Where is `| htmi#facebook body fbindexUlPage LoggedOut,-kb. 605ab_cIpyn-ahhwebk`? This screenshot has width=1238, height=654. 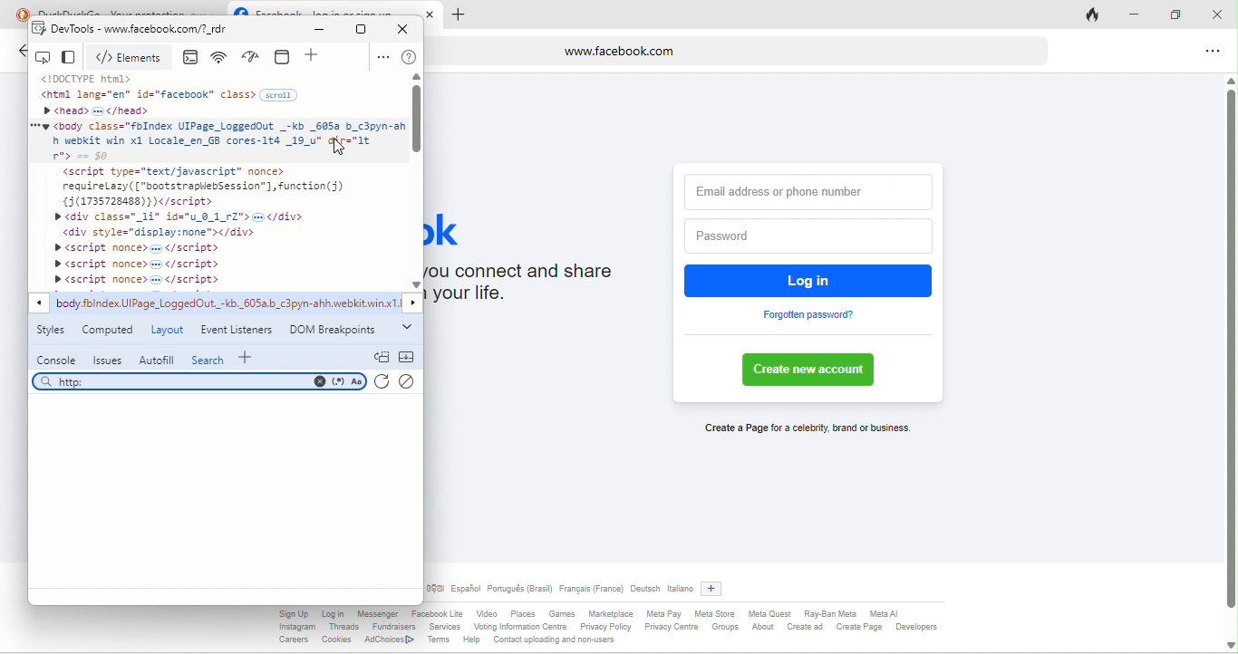 | htmi#facebook body fbindexUlPage LoggedOut,-kb. 605ab_cIpyn-ahhwebk is located at coordinates (227, 305).